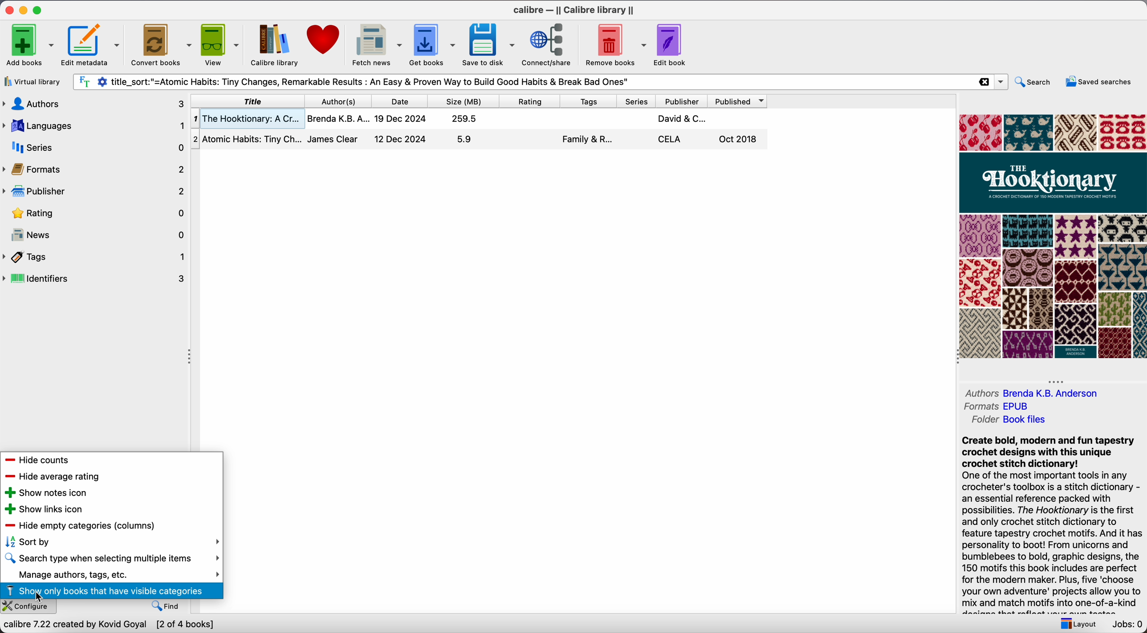 The image size is (1147, 633). Describe the element at coordinates (42, 599) in the screenshot. I see `cursor` at that location.